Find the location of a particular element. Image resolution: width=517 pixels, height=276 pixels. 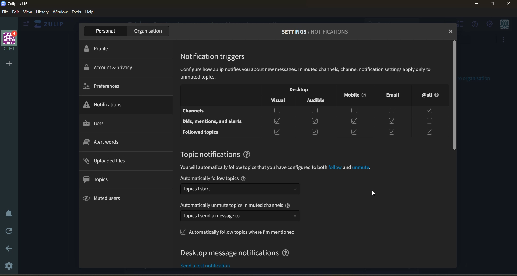

edit is located at coordinates (15, 12).